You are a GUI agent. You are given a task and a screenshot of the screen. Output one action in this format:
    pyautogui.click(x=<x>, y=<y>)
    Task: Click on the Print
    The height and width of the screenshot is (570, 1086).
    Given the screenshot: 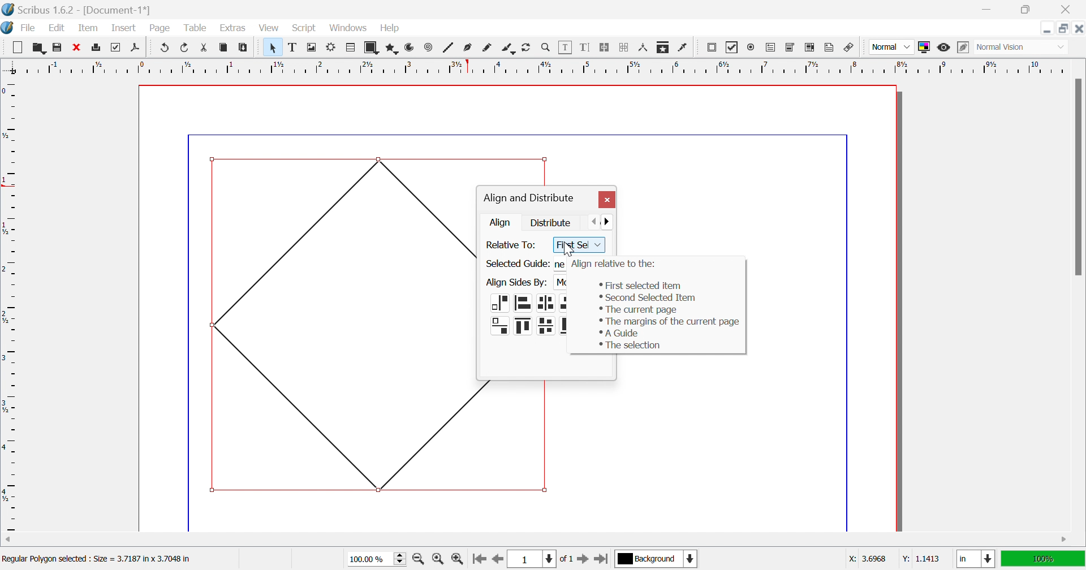 What is the action you would take?
    pyautogui.click(x=114, y=47)
    